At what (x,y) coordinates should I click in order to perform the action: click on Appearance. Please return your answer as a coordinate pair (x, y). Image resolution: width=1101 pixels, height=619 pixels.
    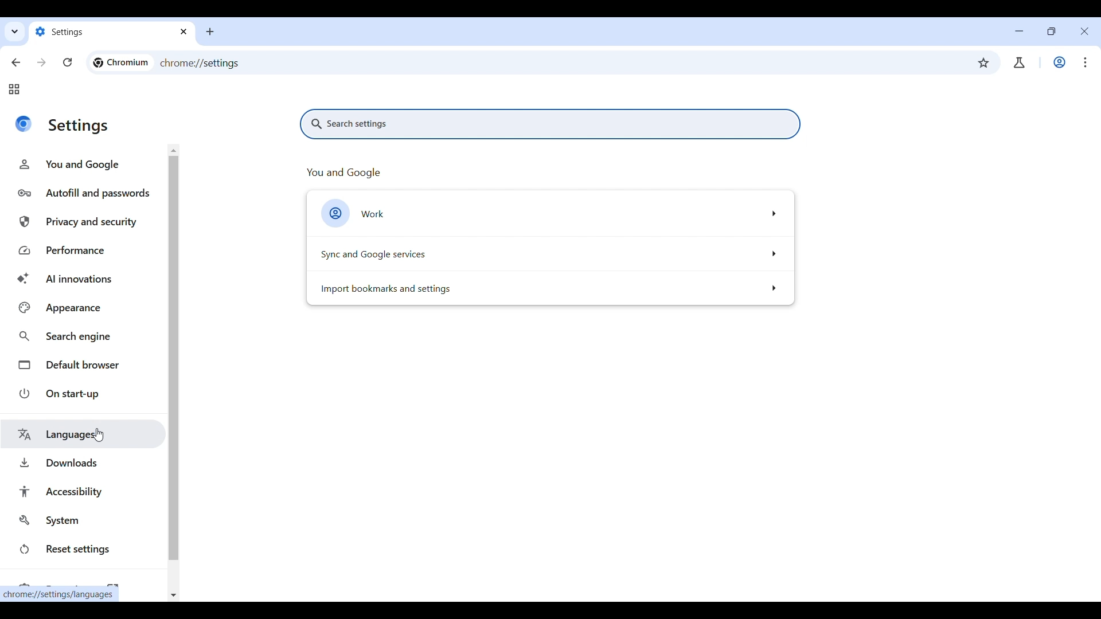
    Looking at the image, I should click on (84, 307).